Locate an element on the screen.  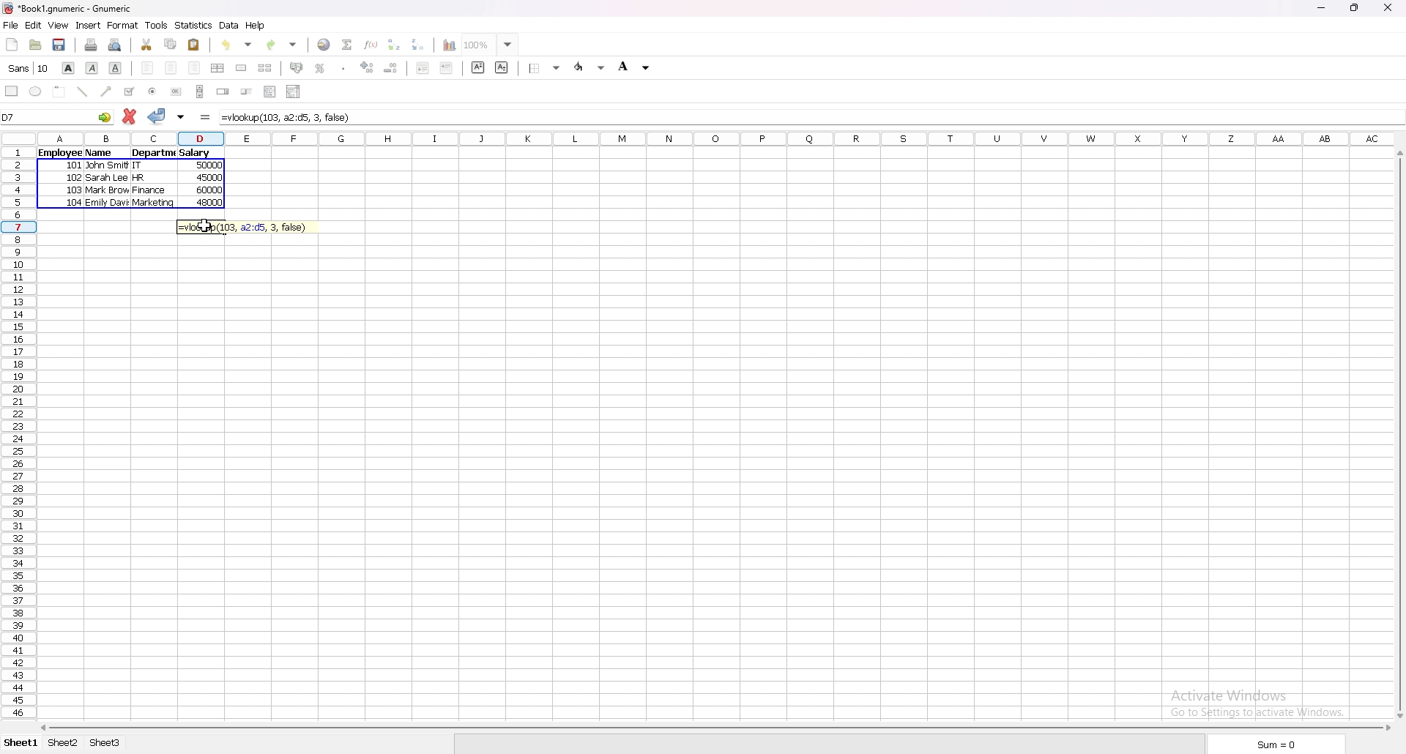
formula is located at coordinates (206, 118).